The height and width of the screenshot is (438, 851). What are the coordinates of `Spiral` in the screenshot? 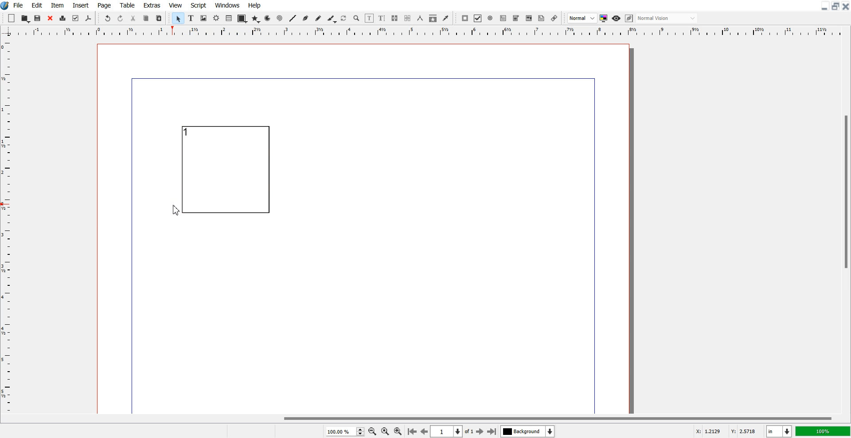 It's located at (279, 19).